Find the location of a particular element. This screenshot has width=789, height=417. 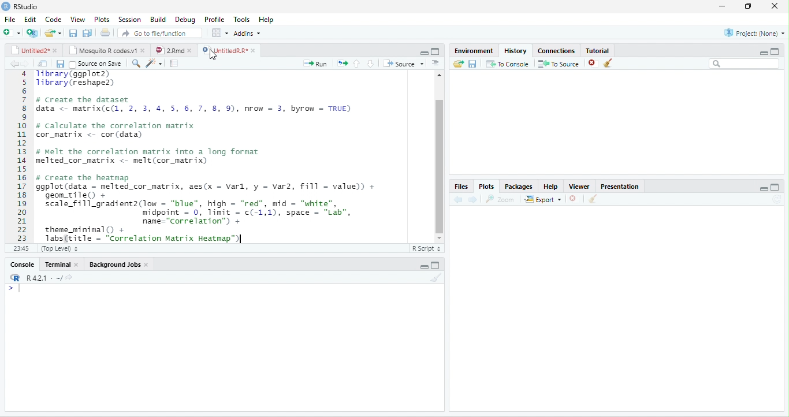

arrows is located at coordinates (342, 64).